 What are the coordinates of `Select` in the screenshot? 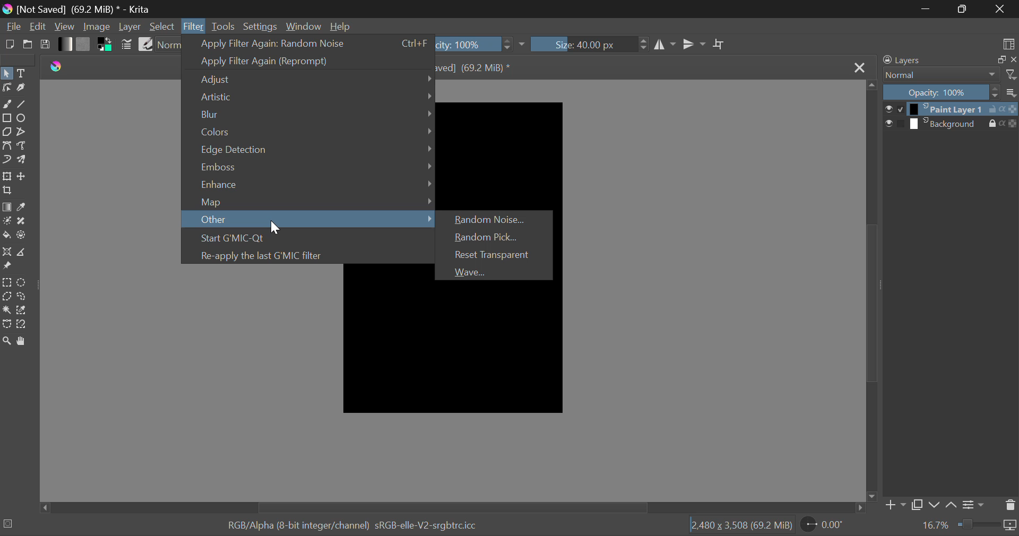 It's located at (6, 74).